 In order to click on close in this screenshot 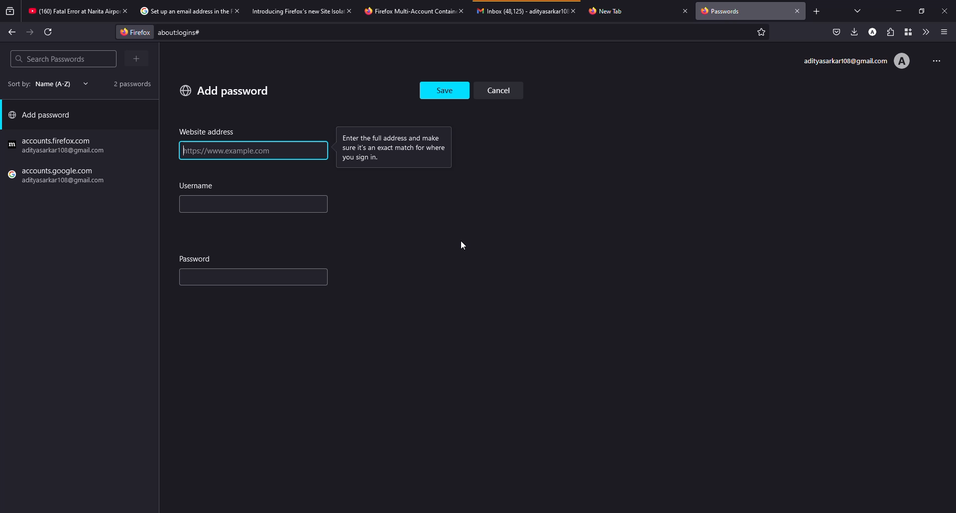, I will do `click(945, 10)`.